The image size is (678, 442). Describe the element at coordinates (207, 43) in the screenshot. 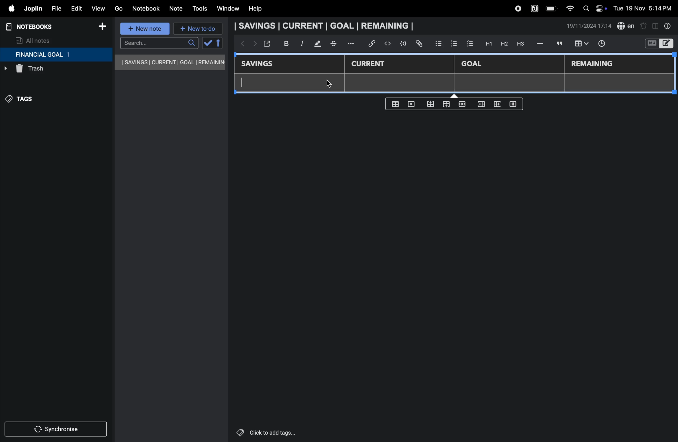

I see `check` at that location.